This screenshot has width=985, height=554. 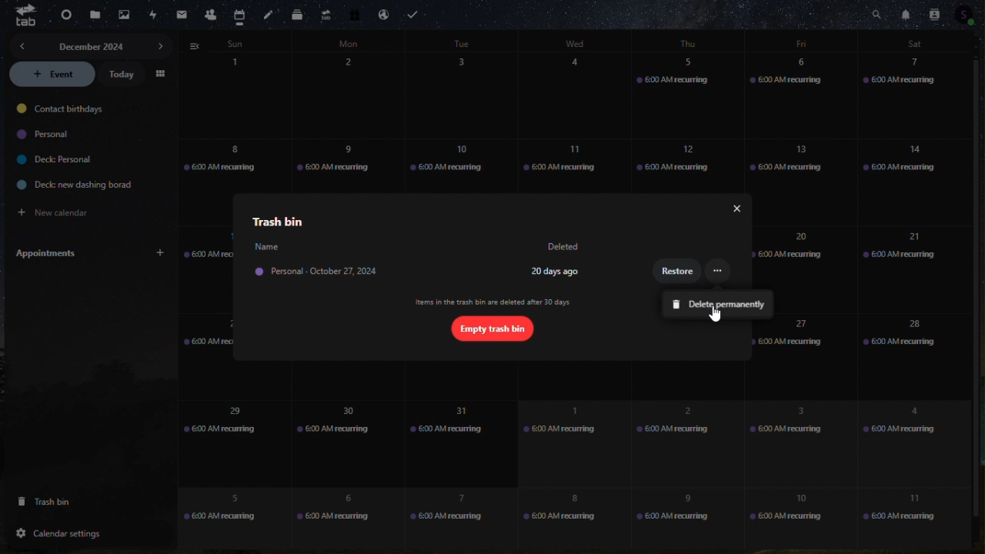 I want to click on upgrade, so click(x=325, y=14).